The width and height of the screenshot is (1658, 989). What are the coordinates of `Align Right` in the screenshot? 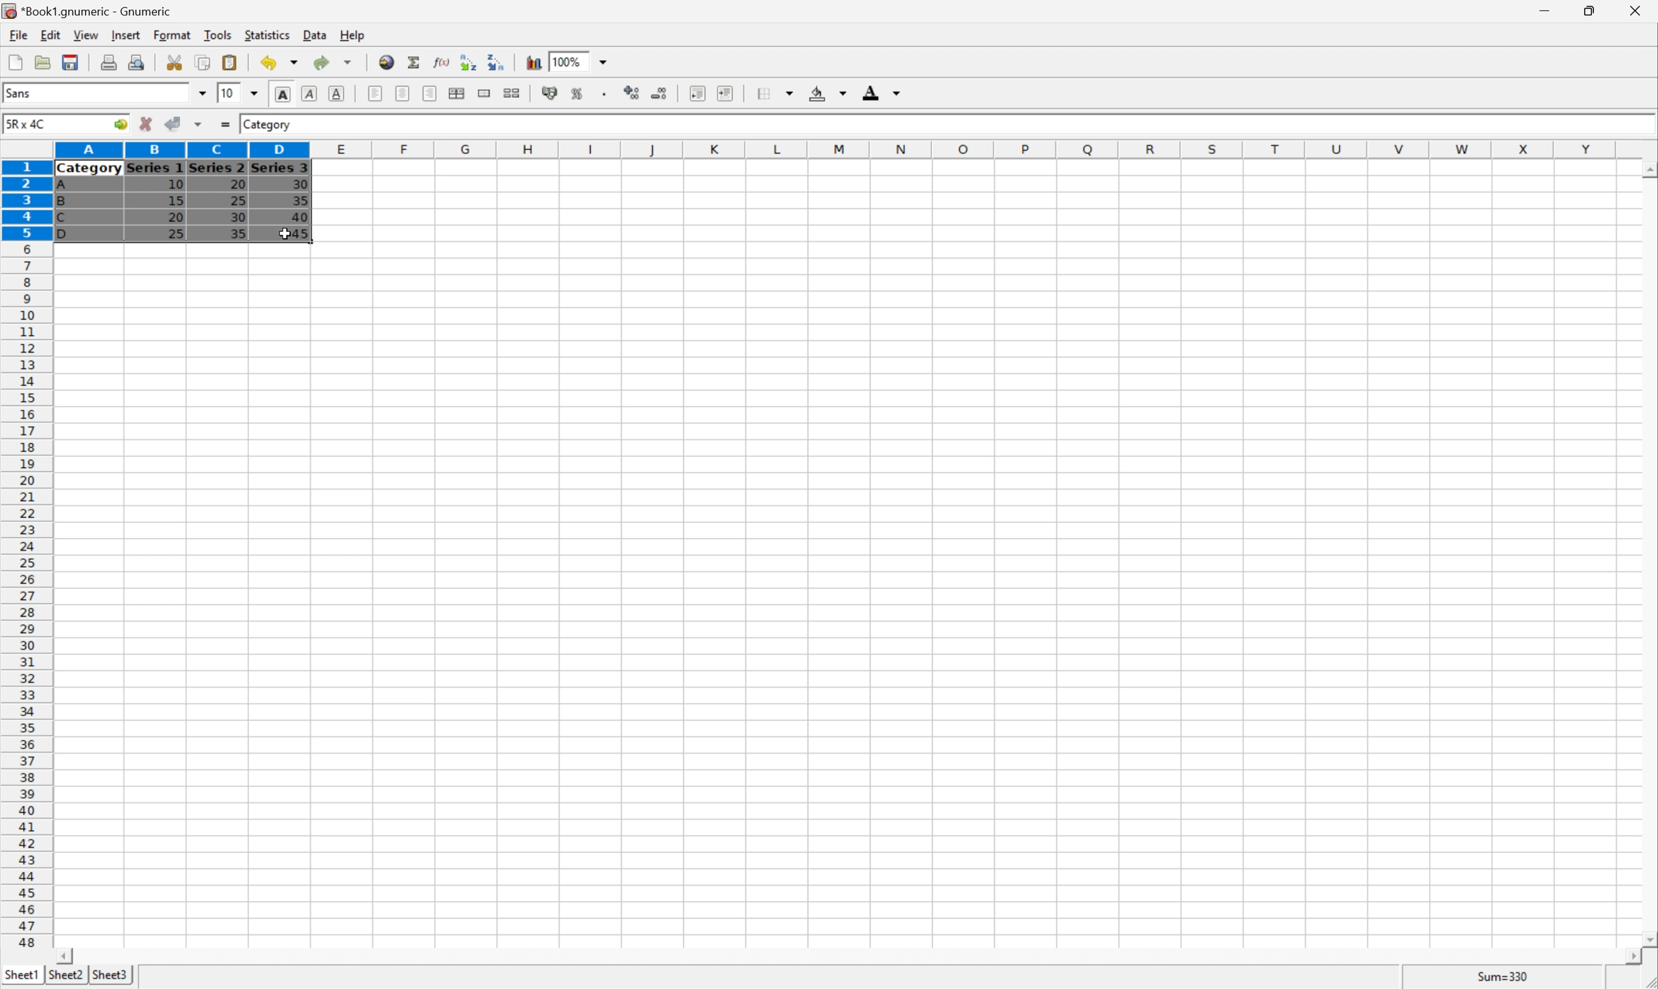 It's located at (429, 94).